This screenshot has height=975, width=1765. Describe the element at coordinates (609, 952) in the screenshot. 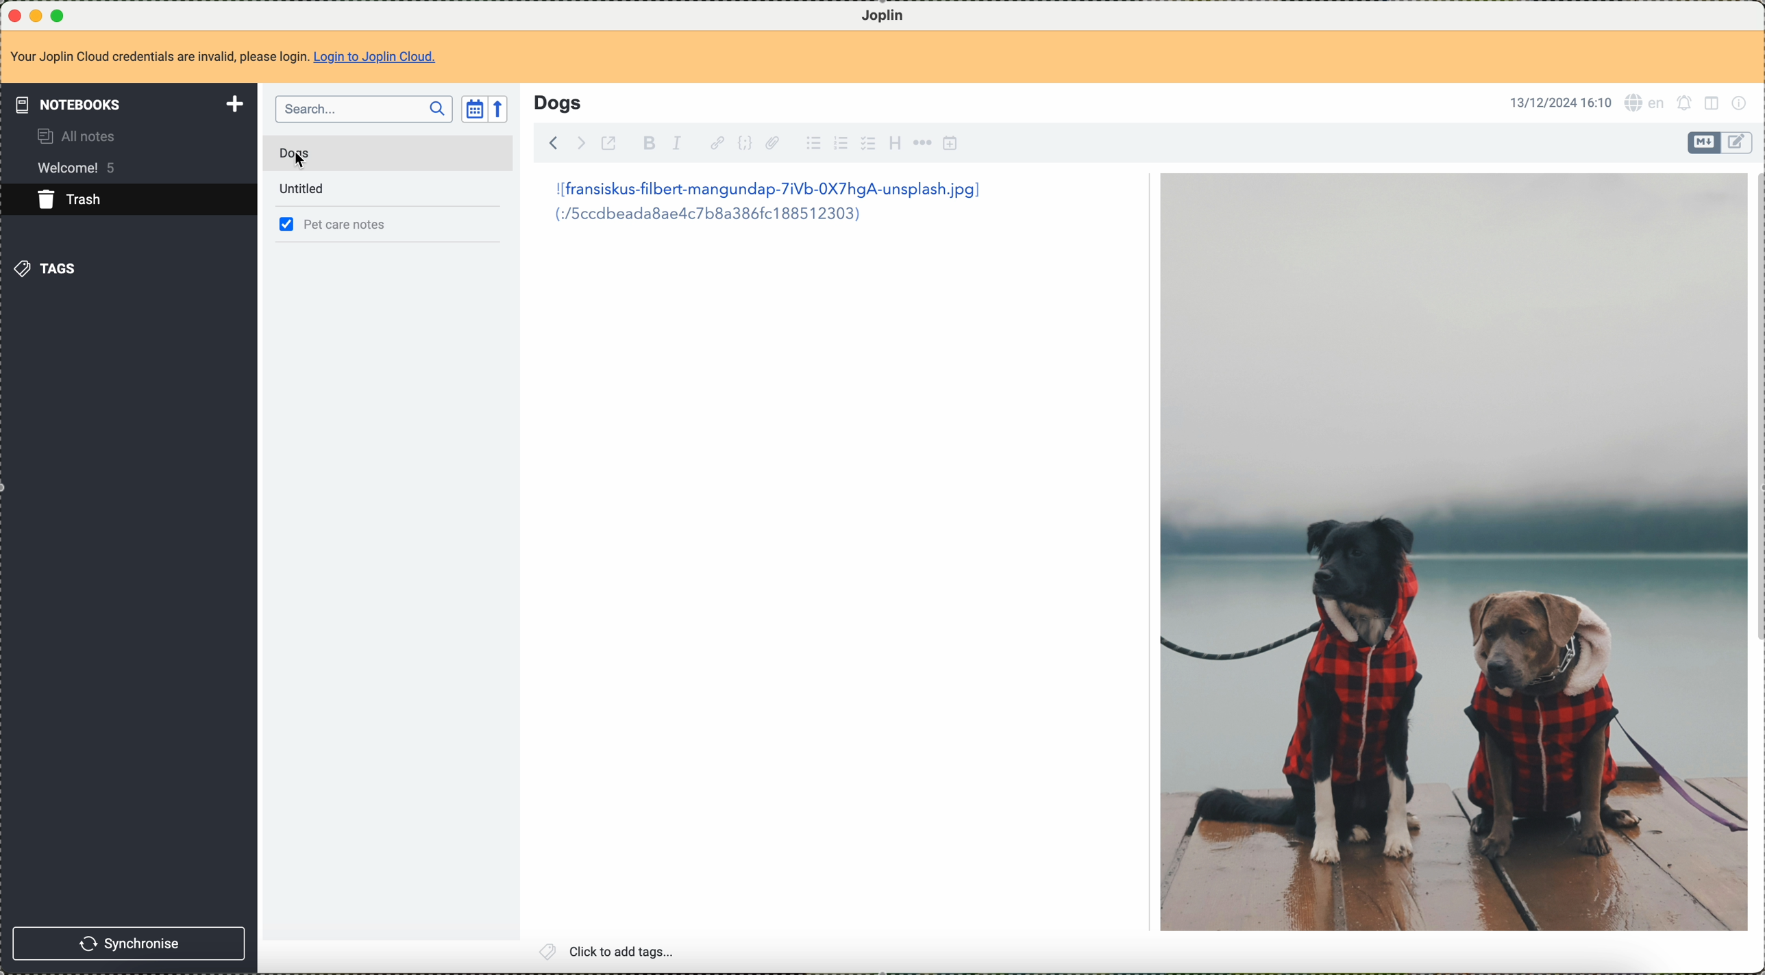

I see `click to add tags` at that location.